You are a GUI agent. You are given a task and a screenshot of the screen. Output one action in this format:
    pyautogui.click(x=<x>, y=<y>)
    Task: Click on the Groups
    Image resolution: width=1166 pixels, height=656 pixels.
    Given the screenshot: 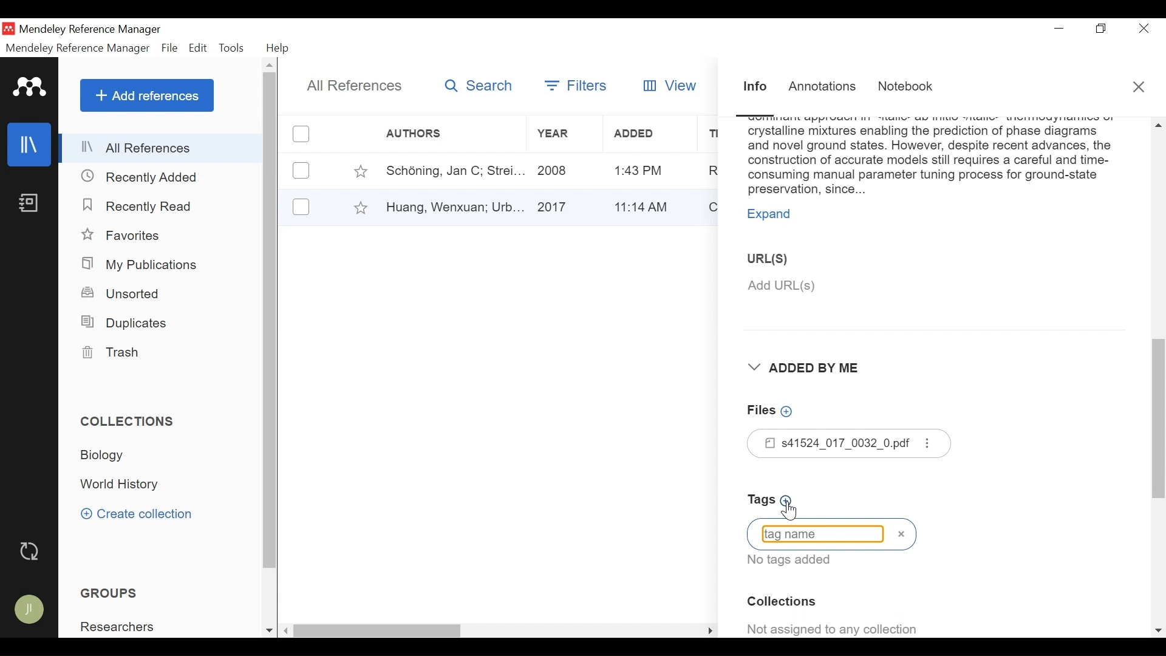 What is the action you would take?
    pyautogui.click(x=112, y=593)
    